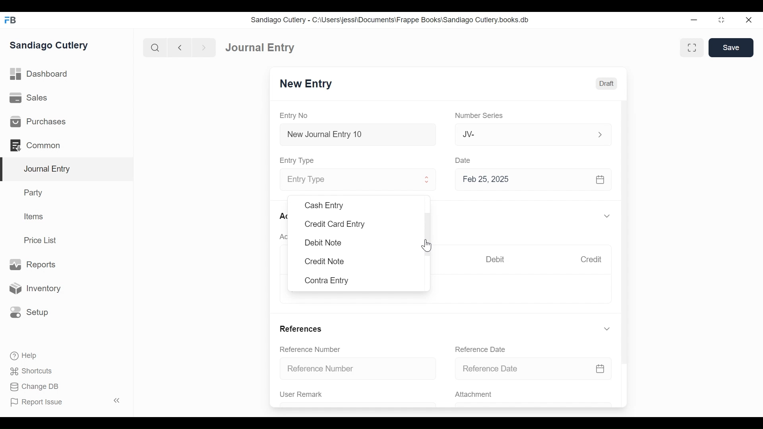 The width and height of the screenshot is (763, 429). Describe the element at coordinates (731, 48) in the screenshot. I see `Save` at that location.